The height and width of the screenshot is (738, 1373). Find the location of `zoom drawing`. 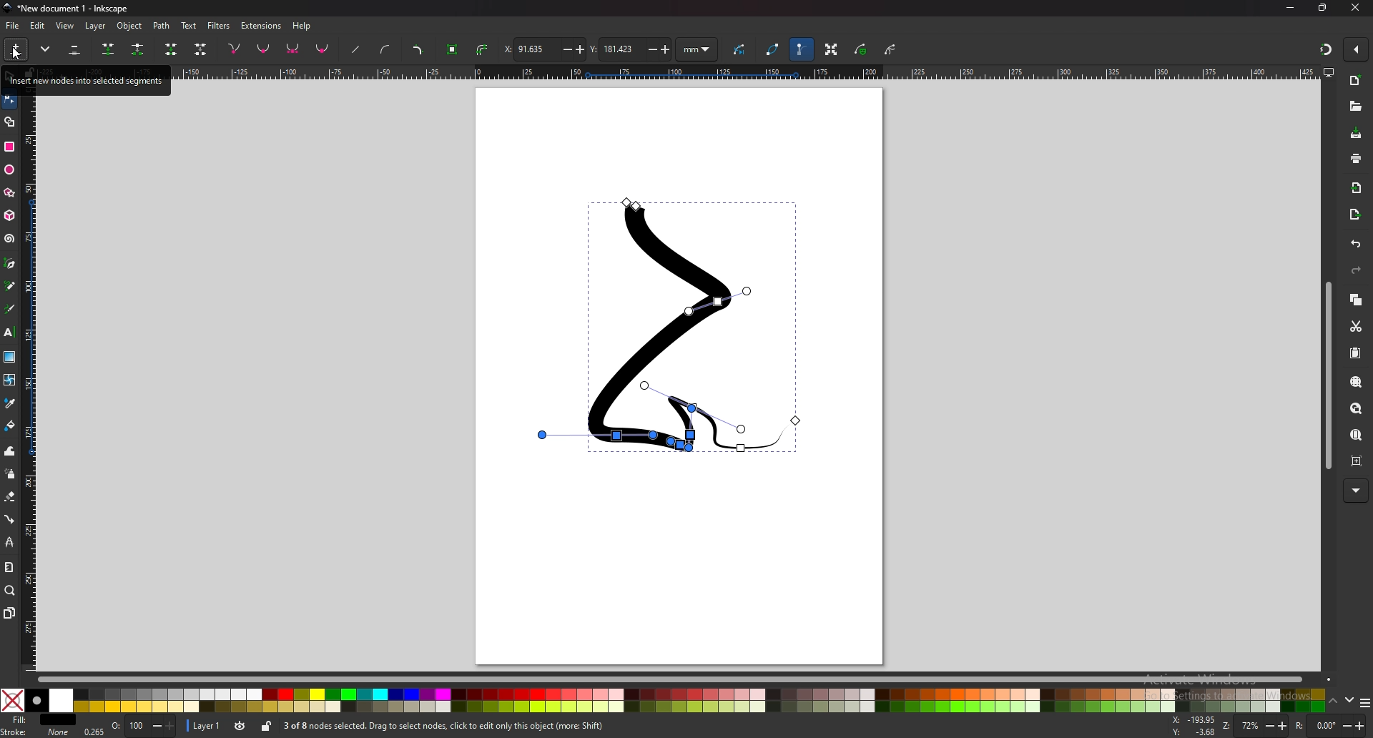

zoom drawing is located at coordinates (1357, 408).